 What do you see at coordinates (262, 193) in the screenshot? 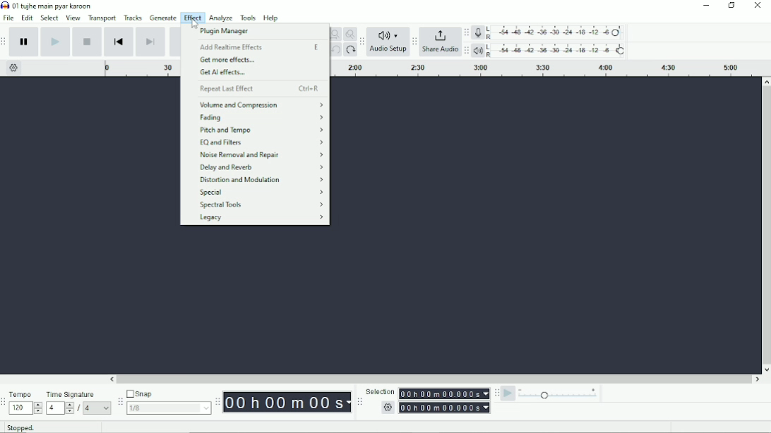
I see `Special` at bounding box center [262, 193].